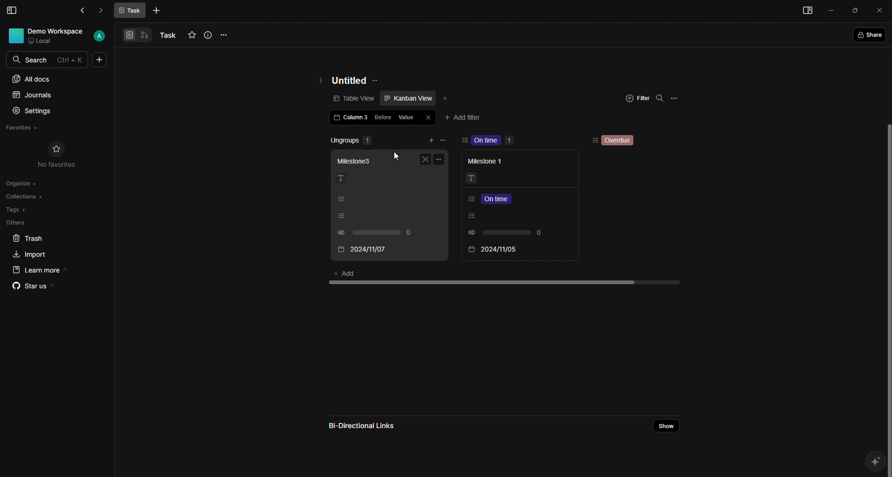 The image size is (892, 477). What do you see at coordinates (16, 224) in the screenshot?
I see `Others` at bounding box center [16, 224].